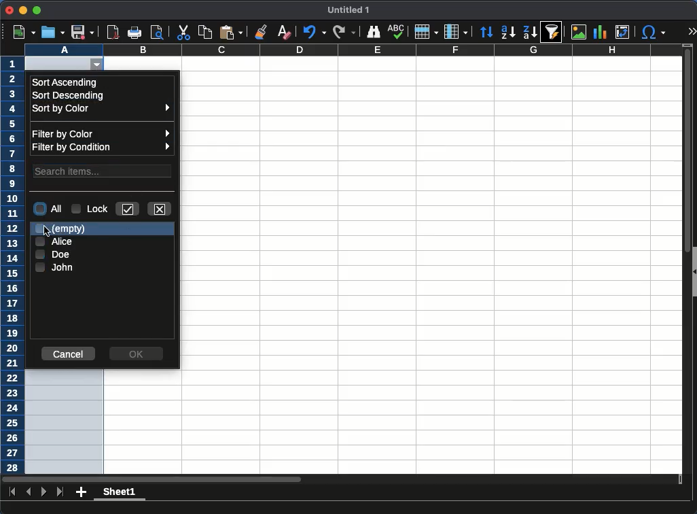 Image resolution: width=697 pixels, height=514 pixels. Describe the element at coordinates (54, 268) in the screenshot. I see `john` at that location.